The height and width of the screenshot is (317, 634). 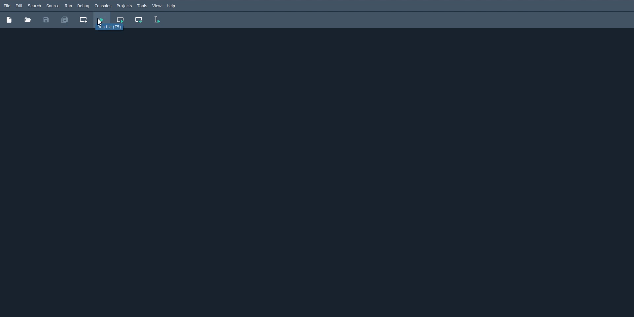 I want to click on New file, so click(x=9, y=19).